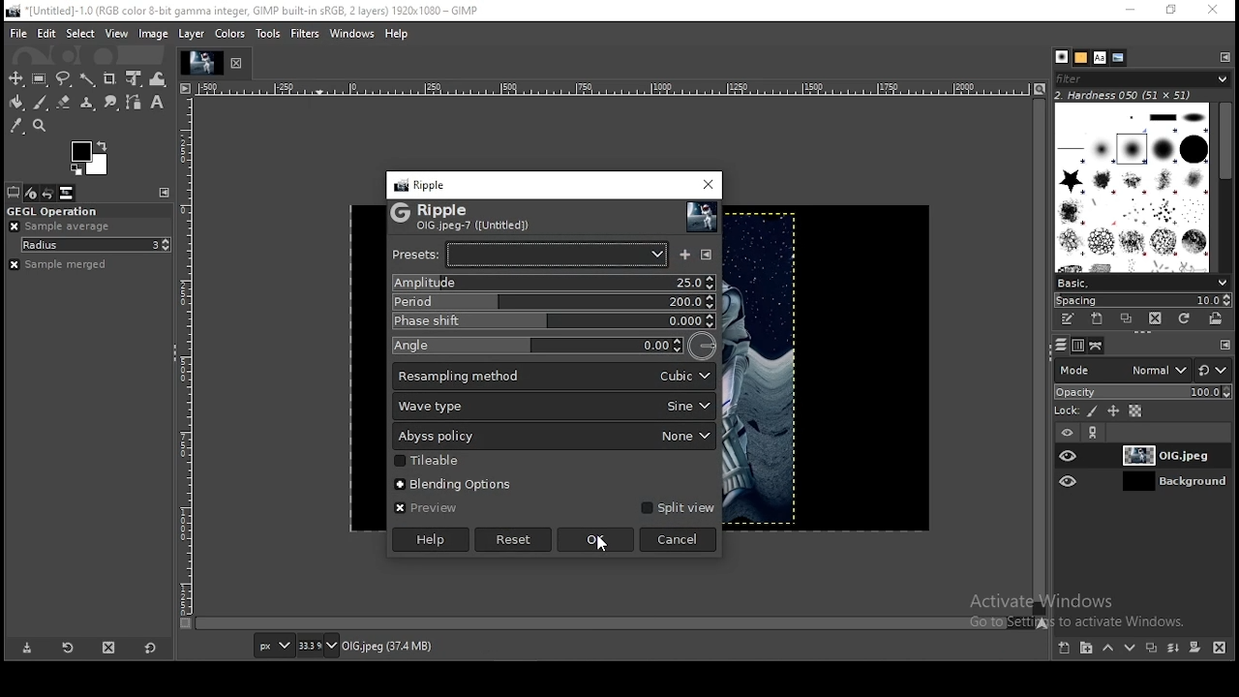 Image resolution: width=1239 pixels, height=697 pixels. I want to click on windows, so click(351, 34).